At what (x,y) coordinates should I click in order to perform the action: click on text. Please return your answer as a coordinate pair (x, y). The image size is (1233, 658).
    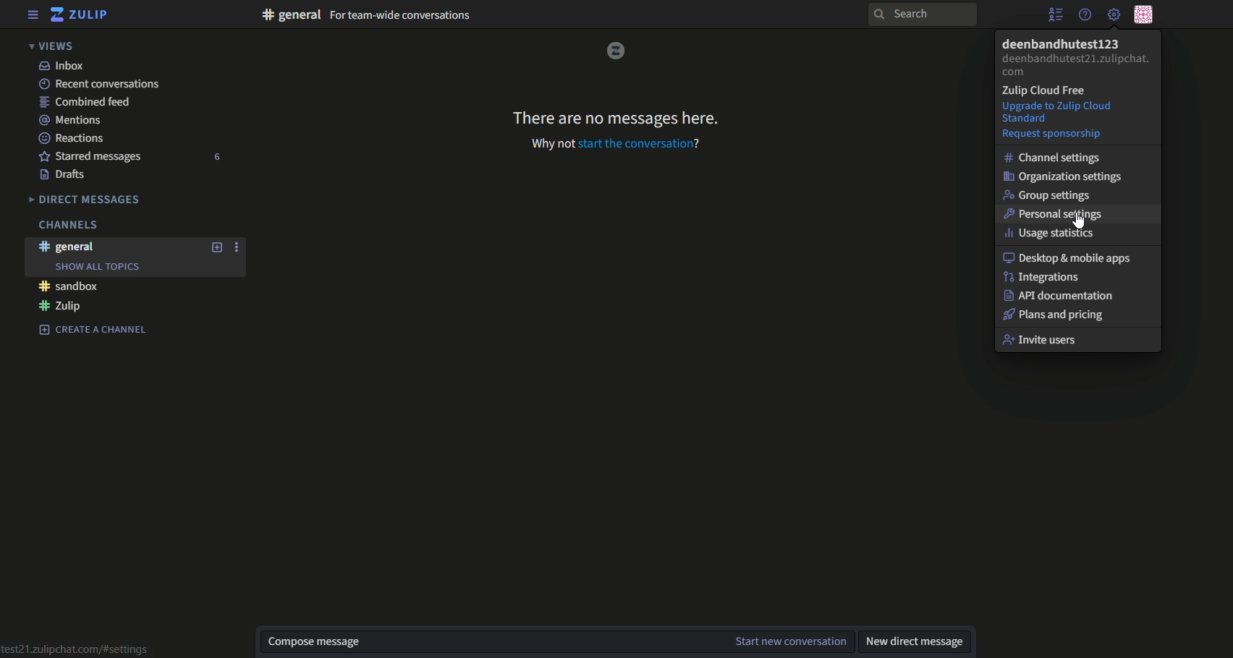
    Looking at the image, I should click on (618, 116).